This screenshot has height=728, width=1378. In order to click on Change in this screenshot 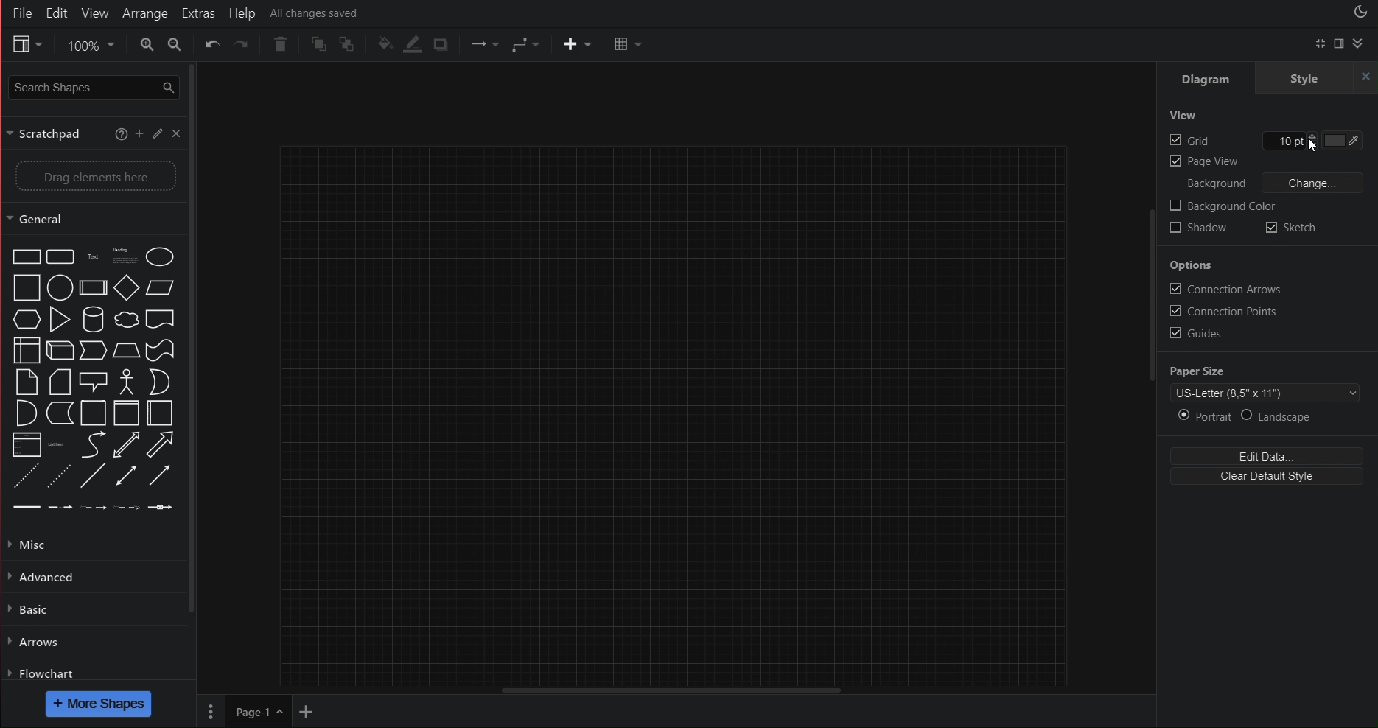, I will do `click(1315, 183)`.